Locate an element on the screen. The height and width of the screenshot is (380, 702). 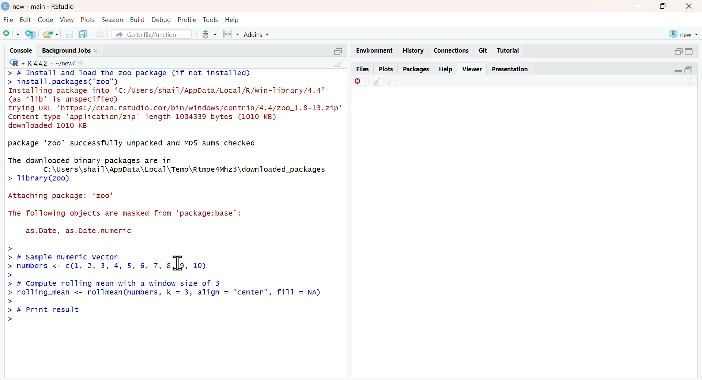
maximise is located at coordinates (663, 6).